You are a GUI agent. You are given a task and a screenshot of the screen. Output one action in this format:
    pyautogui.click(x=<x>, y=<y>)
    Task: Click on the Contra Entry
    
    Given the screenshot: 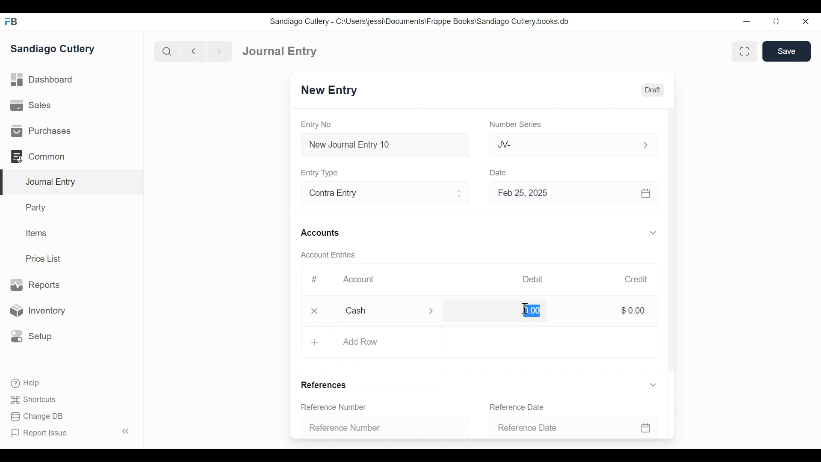 What is the action you would take?
    pyautogui.click(x=373, y=194)
    